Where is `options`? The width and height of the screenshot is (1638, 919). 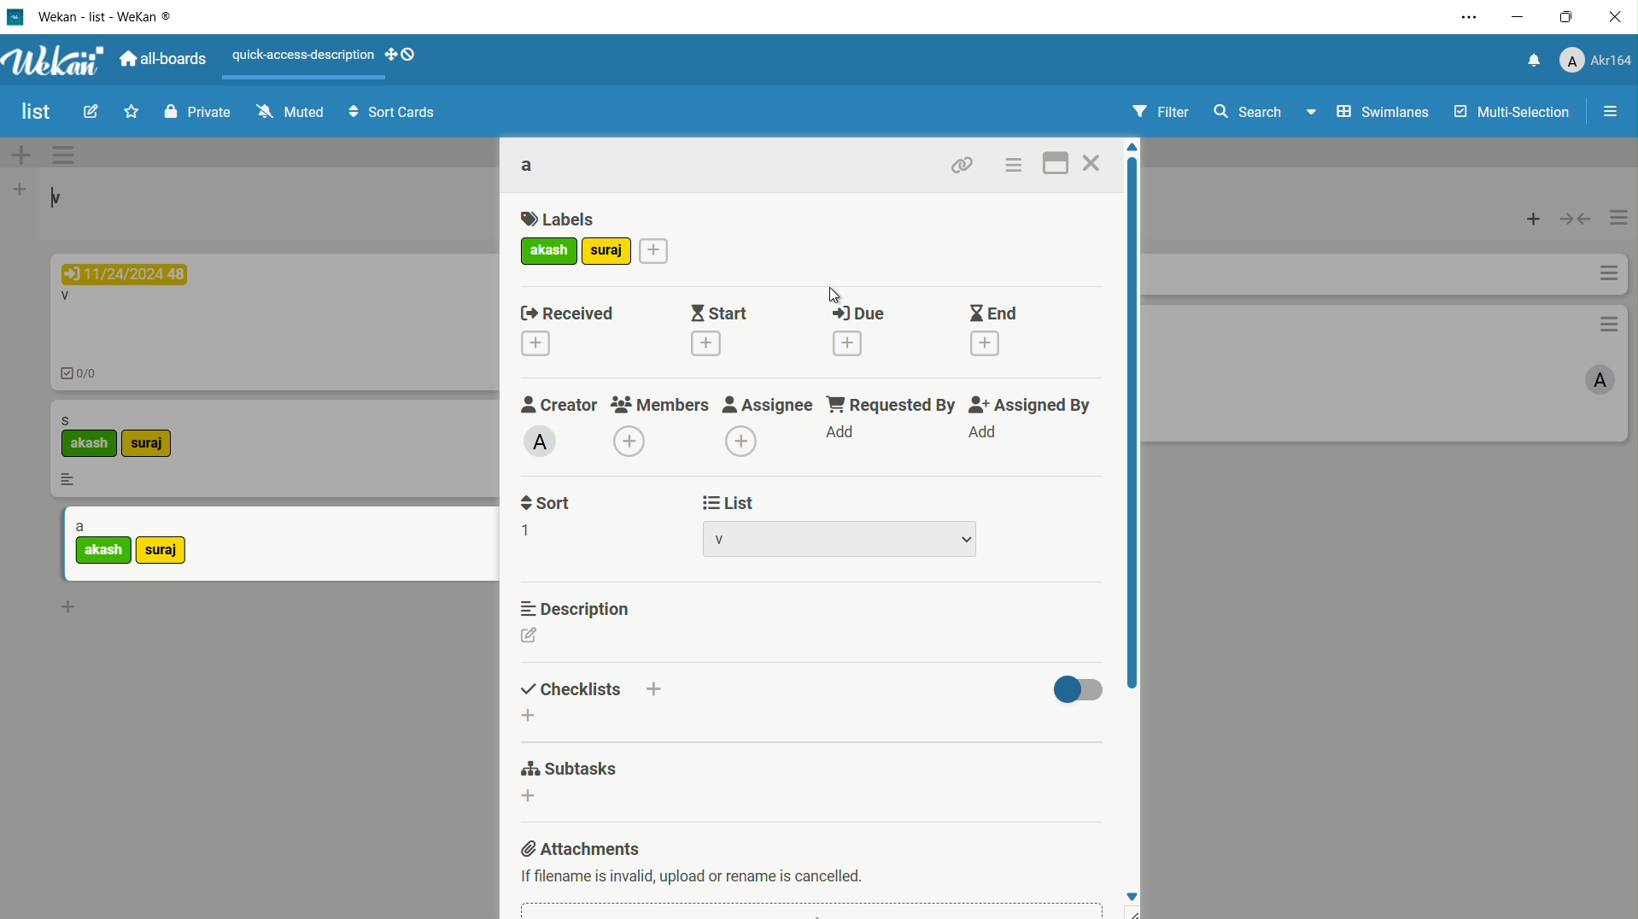 options is located at coordinates (61, 155).